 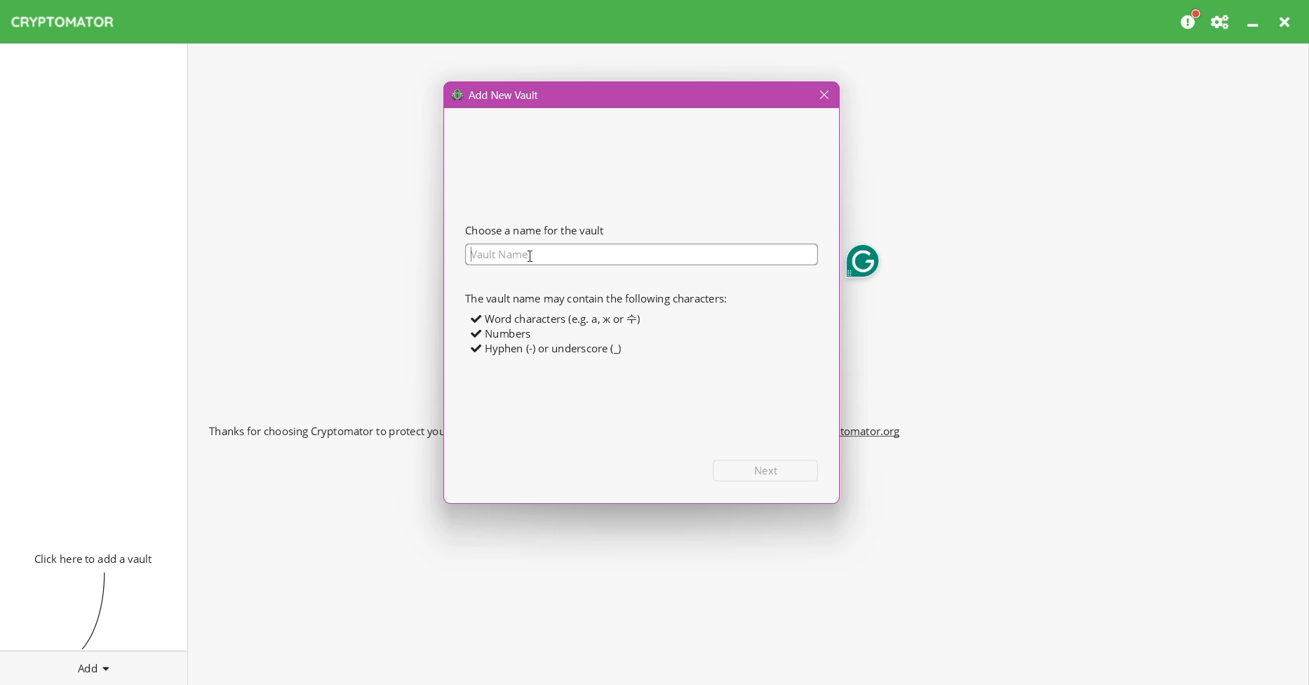 What do you see at coordinates (595, 298) in the screenshot?
I see `The vault name may contain the following characters` at bounding box center [595, 298].